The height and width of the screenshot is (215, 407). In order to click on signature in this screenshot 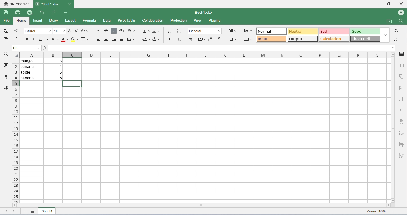, I will do `click(401, 156)`.